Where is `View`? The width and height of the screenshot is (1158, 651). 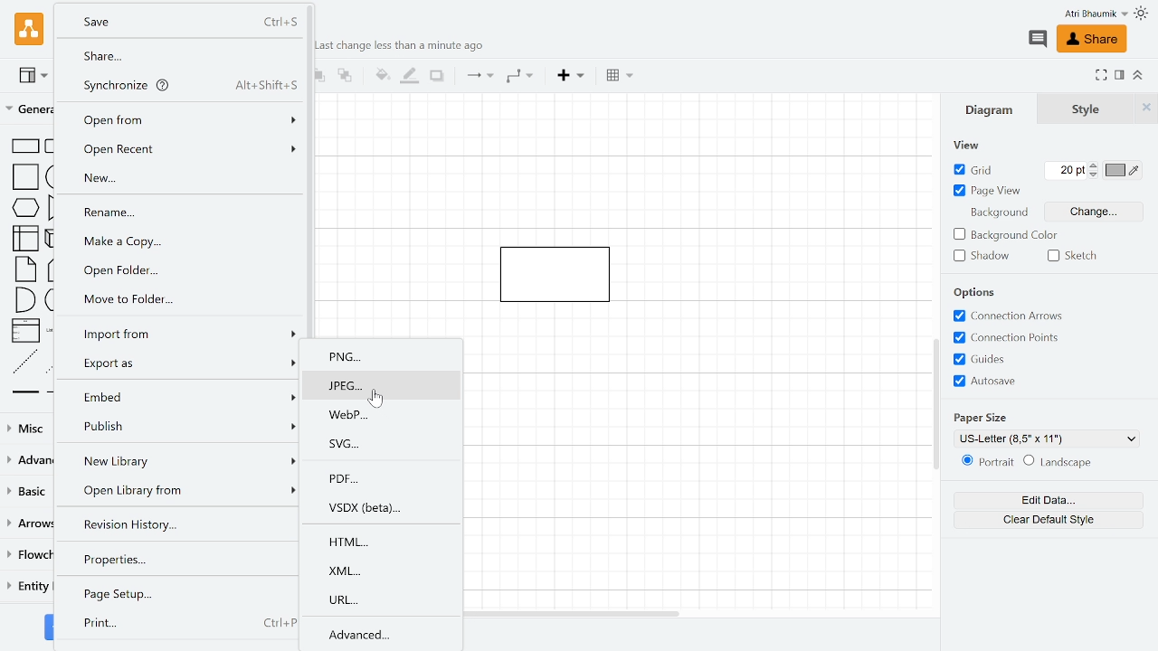
View is located at coordinates (34, 78).